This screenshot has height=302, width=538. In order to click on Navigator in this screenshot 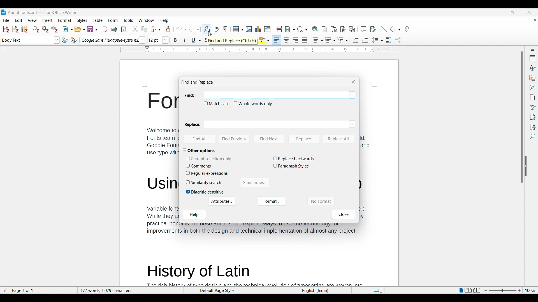, I will do `click(532, 88)`.